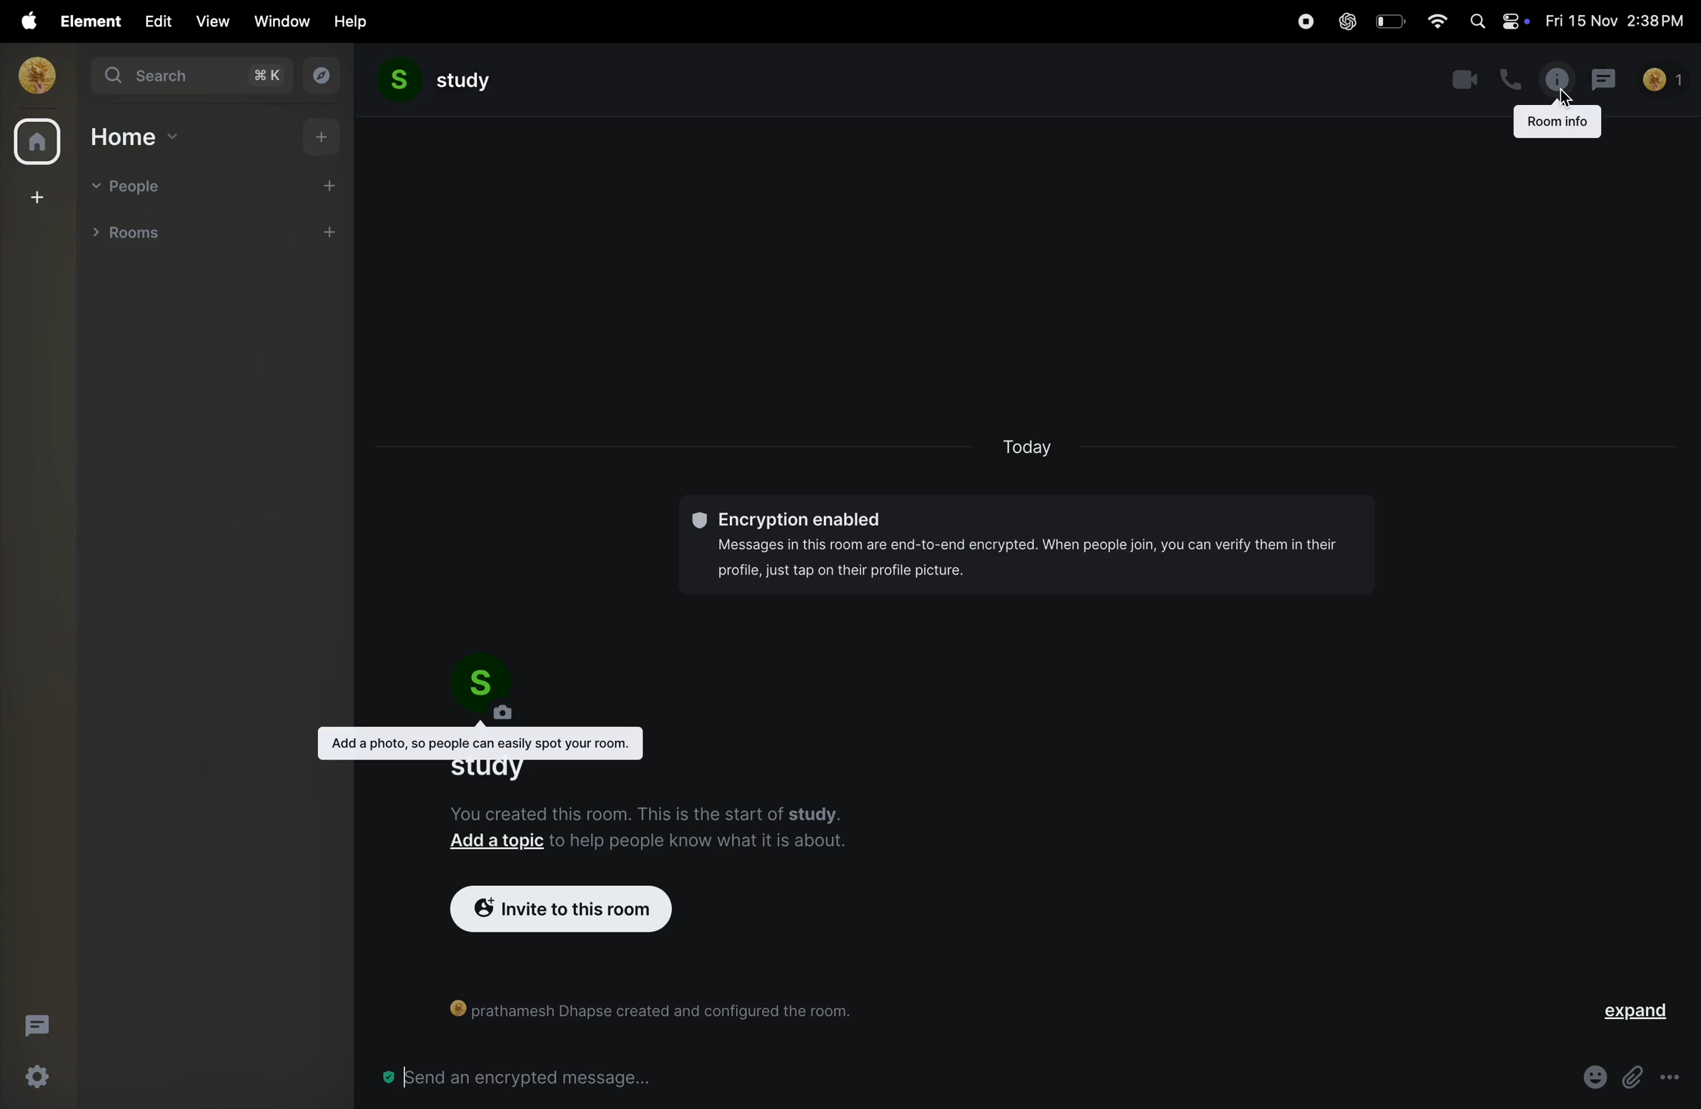  What do you see at coordinates (634, 808) in the screenshot?
I see `You created this room. This is the start of studv.` at bounding box center [634, 808].